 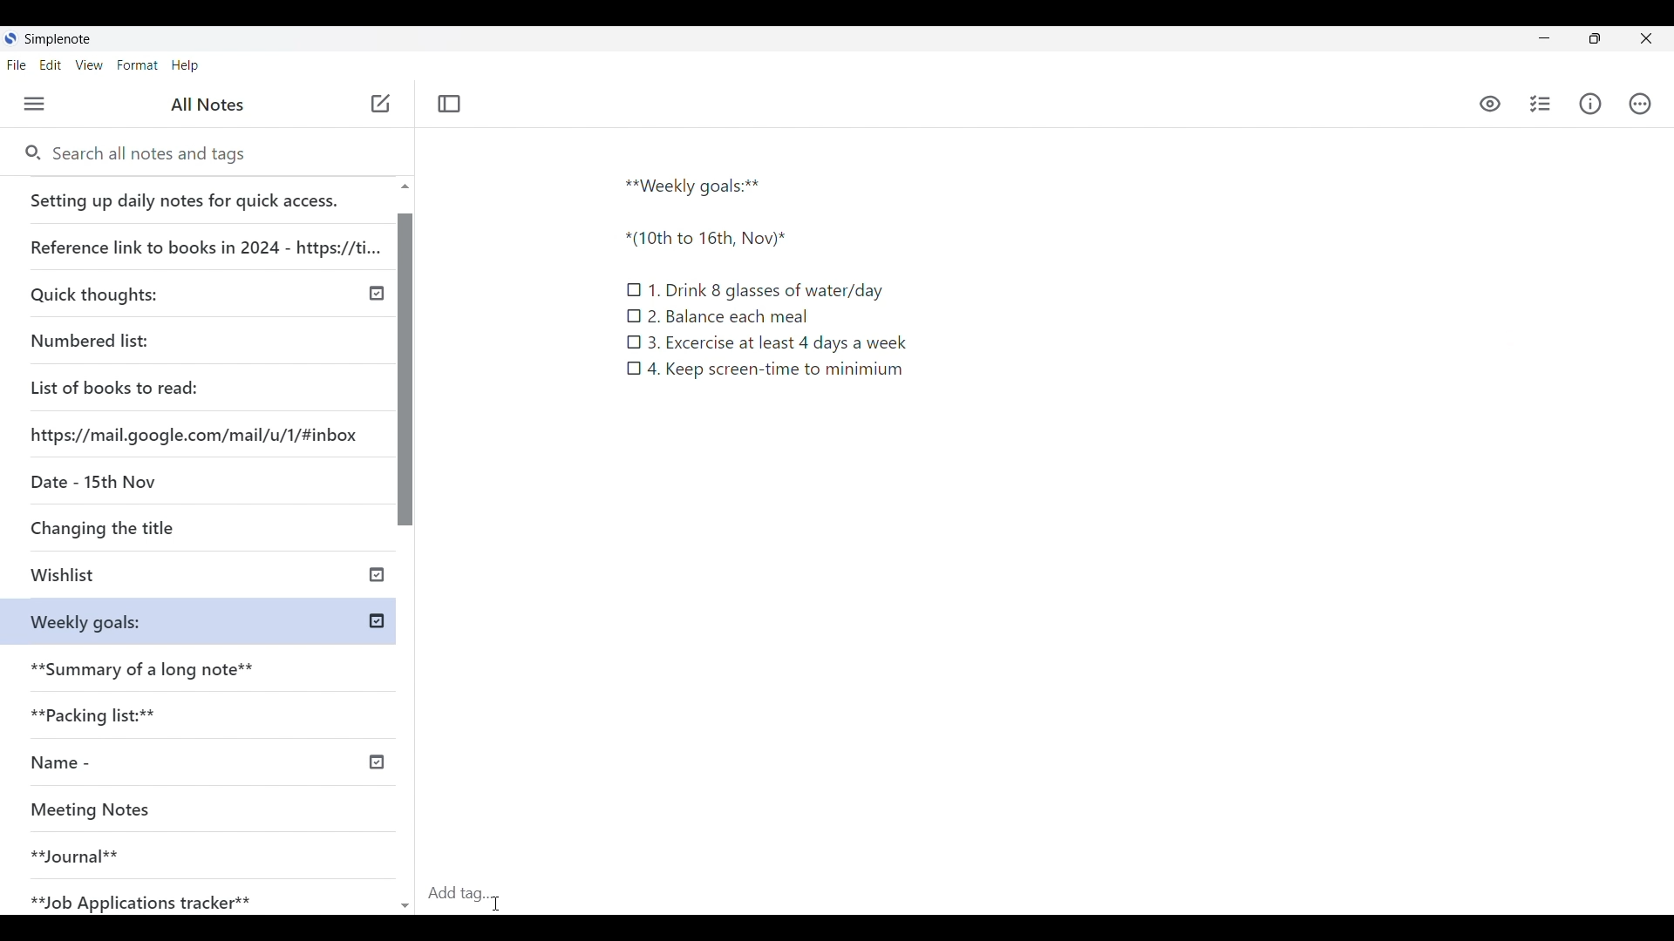 I want to click on Date, so click(x=90, y=480).